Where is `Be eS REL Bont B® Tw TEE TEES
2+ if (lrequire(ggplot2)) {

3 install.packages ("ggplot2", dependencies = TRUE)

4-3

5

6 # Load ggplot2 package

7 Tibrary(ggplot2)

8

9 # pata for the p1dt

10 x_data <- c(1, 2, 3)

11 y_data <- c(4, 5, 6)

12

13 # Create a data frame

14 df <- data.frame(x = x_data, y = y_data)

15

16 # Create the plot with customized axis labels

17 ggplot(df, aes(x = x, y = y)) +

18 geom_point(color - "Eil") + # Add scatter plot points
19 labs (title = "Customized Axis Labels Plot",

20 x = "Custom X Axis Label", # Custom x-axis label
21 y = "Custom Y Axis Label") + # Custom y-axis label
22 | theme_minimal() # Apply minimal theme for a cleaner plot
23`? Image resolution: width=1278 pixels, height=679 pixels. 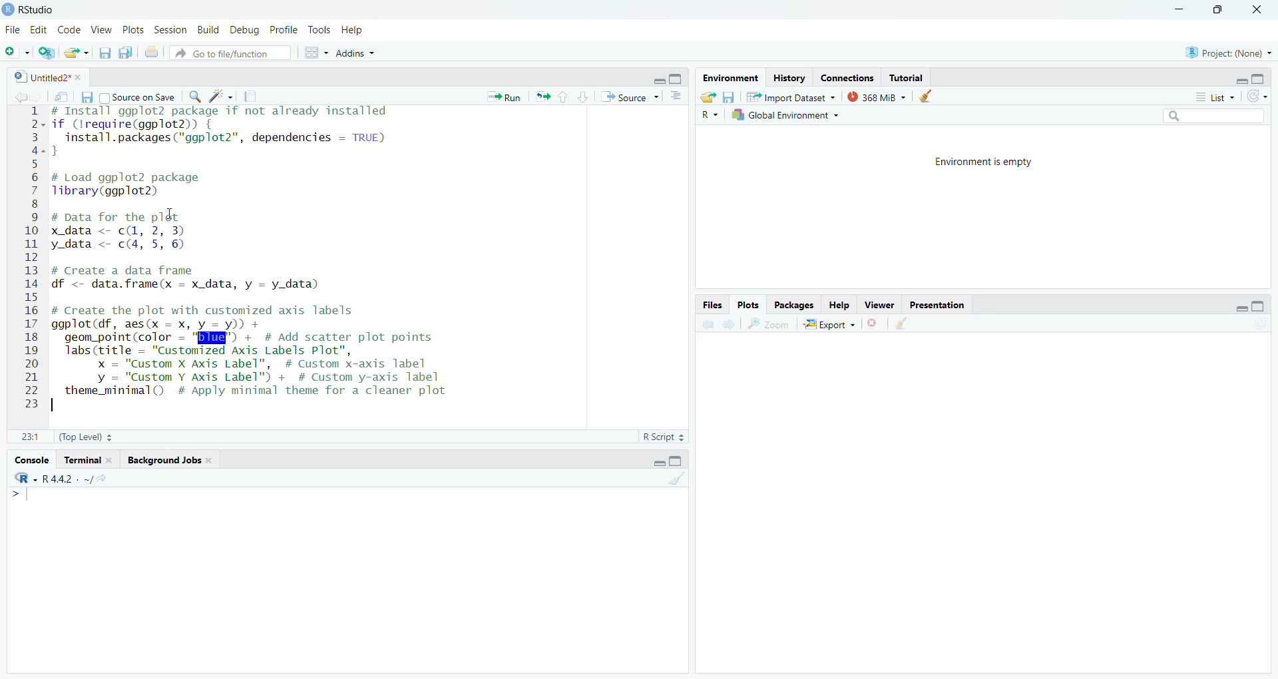
Be eS REL Bont B® Tw TEE TEES
2+ if (lrequire(ggplot2)) {

3 install.packages ("ggplot2", dependencies = TRUE)

4-3

5

6 # Load ggplot2 package

7 Tibrary(ggplot2)

8

9 # pata for the p1dt

10 x_data <- c(1, 2, 3)

11 y_data <- c(4, 5, 6)

12

13 # Create a data frame

14 df <- data.frame(x = x_data, y = y_data)

15

16 # Create the plot with customized axis labels

17 ggplot(df, aes(x = x, y = y)) +

18 geom_point(color - "Eil") + # Add scatter plot points
19 labs (title = "Customized Axis Labels Plot",

20 x = "Custom X Axis Label", # Custom x-axis label
21 y = "Custom Y Axis Label") + # Custom y-axis label
22 | theme_minimal() # Apply minimal theme for a cleaner plot
23 is located at coordinates (266, 260).